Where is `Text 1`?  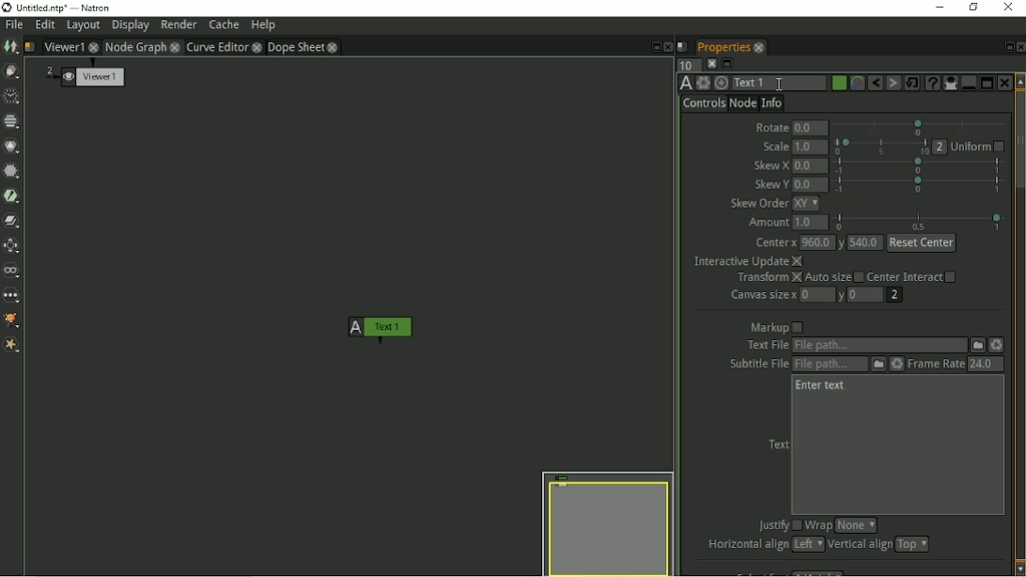
Text 1 is located at coordinates (382, 327).